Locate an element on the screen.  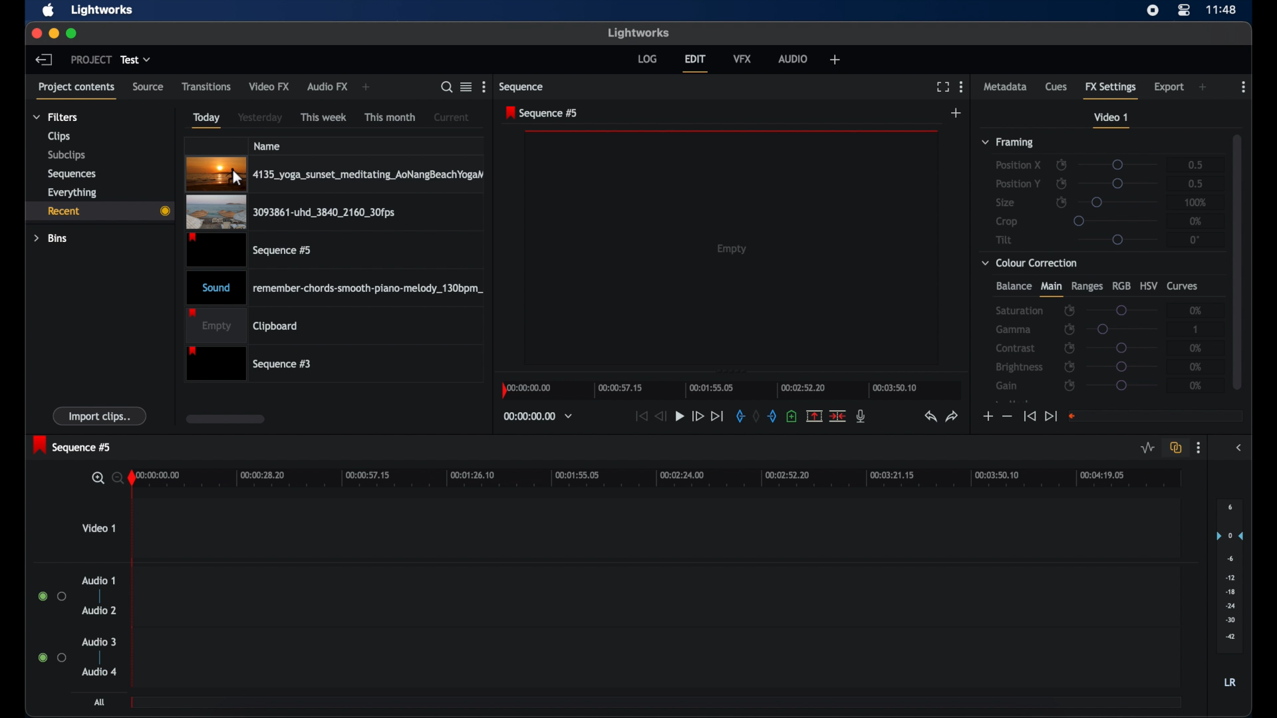
slider is located at coordinates (1117, 239).